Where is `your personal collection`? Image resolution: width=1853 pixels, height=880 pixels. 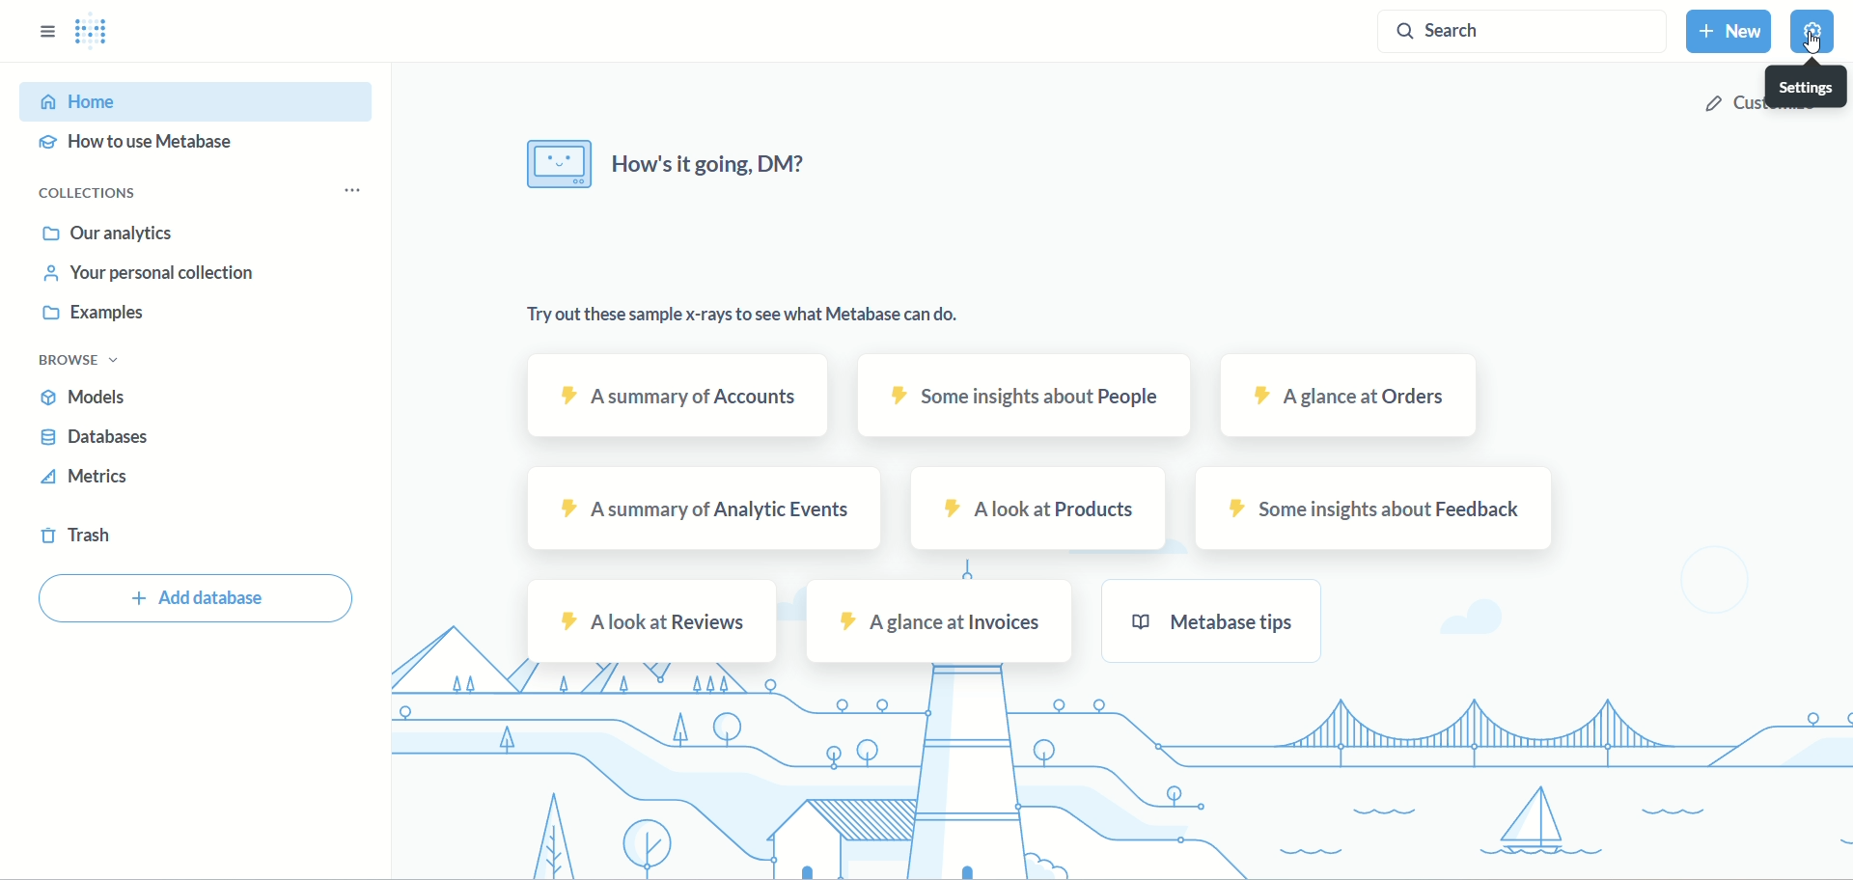 your personal collection is located at coordinates (153, 274).